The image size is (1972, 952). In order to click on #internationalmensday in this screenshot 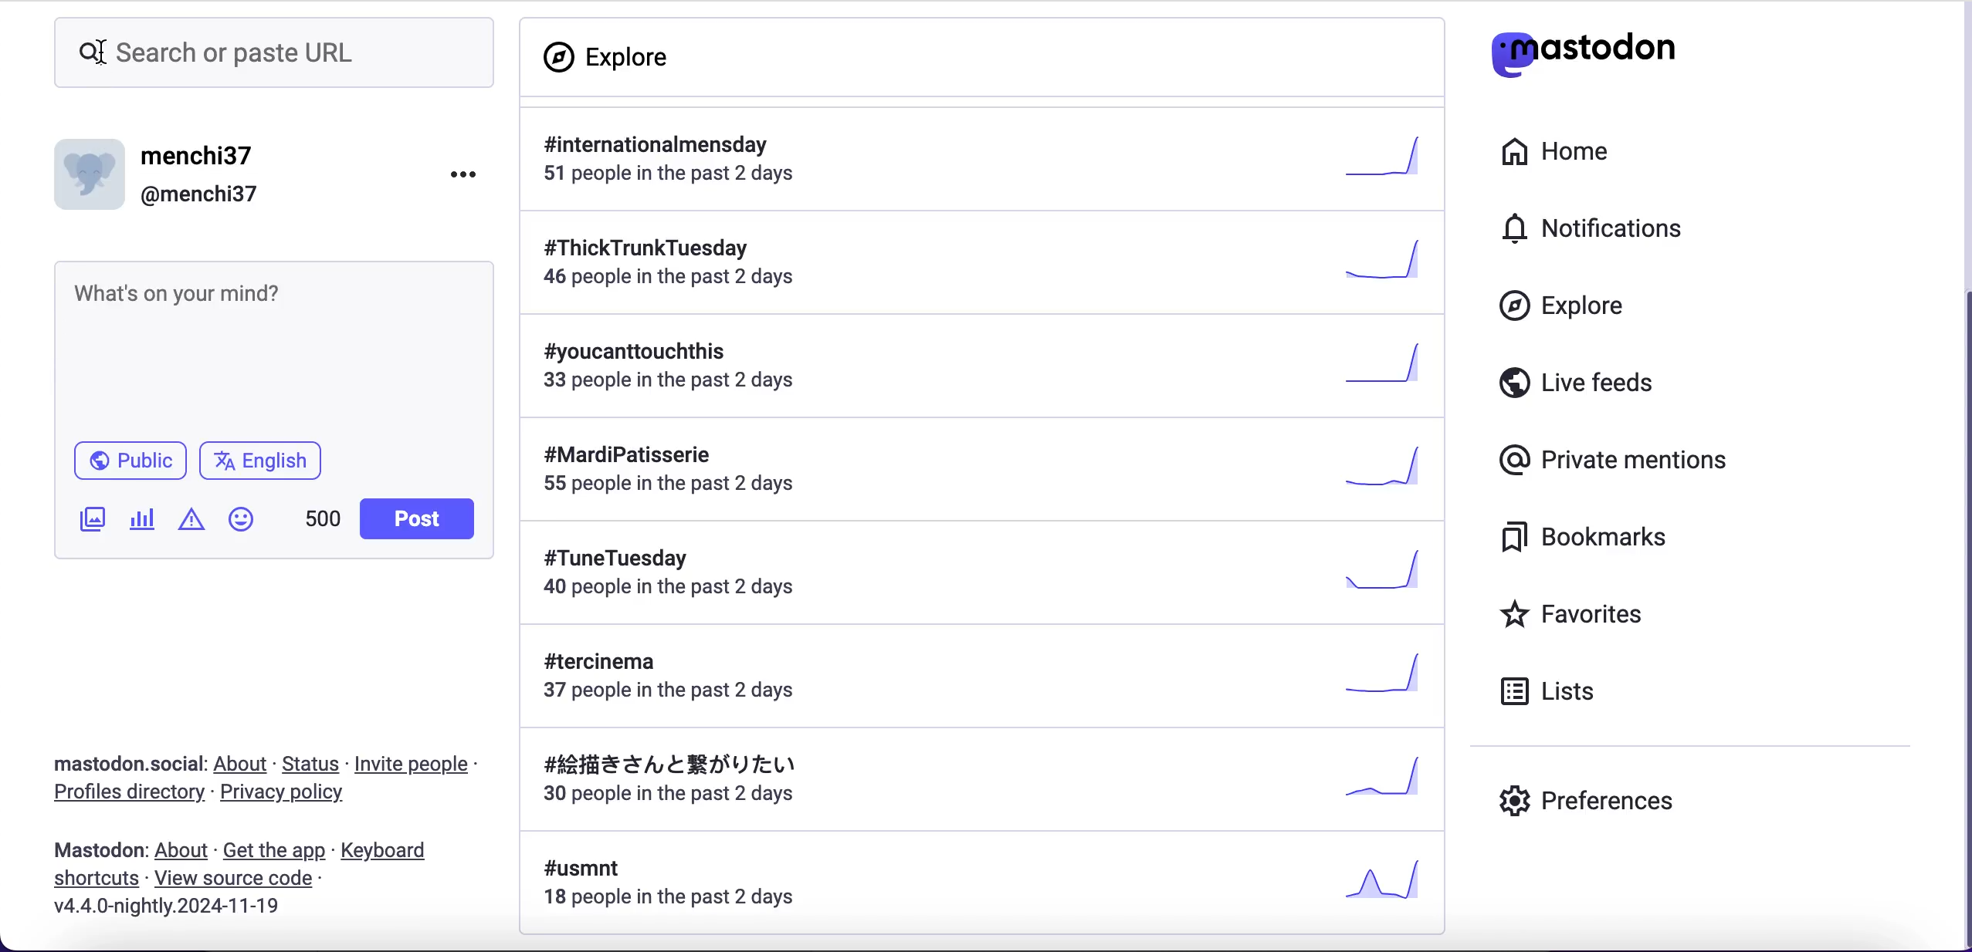, I will do `click(984, 160)`.